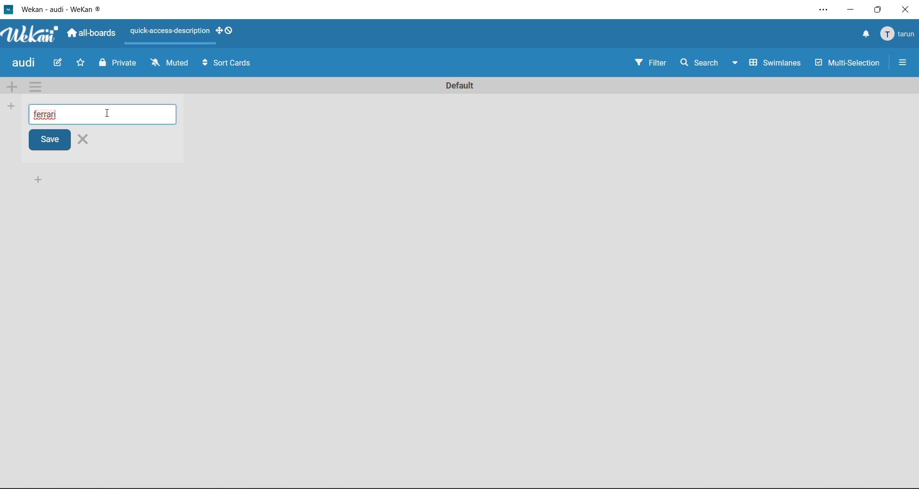  I want to click on Muted, so click(169, 63).